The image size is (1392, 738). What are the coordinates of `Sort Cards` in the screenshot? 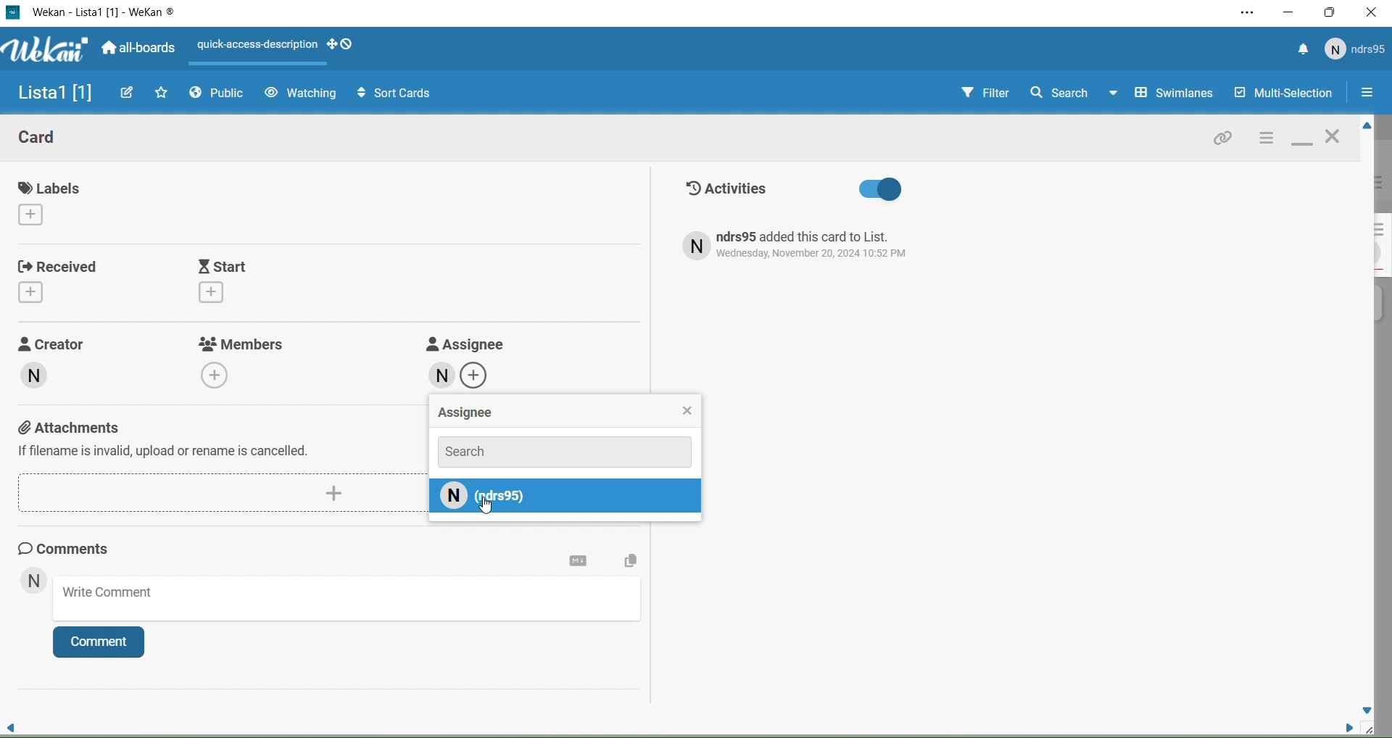 It's located at (387, 92).